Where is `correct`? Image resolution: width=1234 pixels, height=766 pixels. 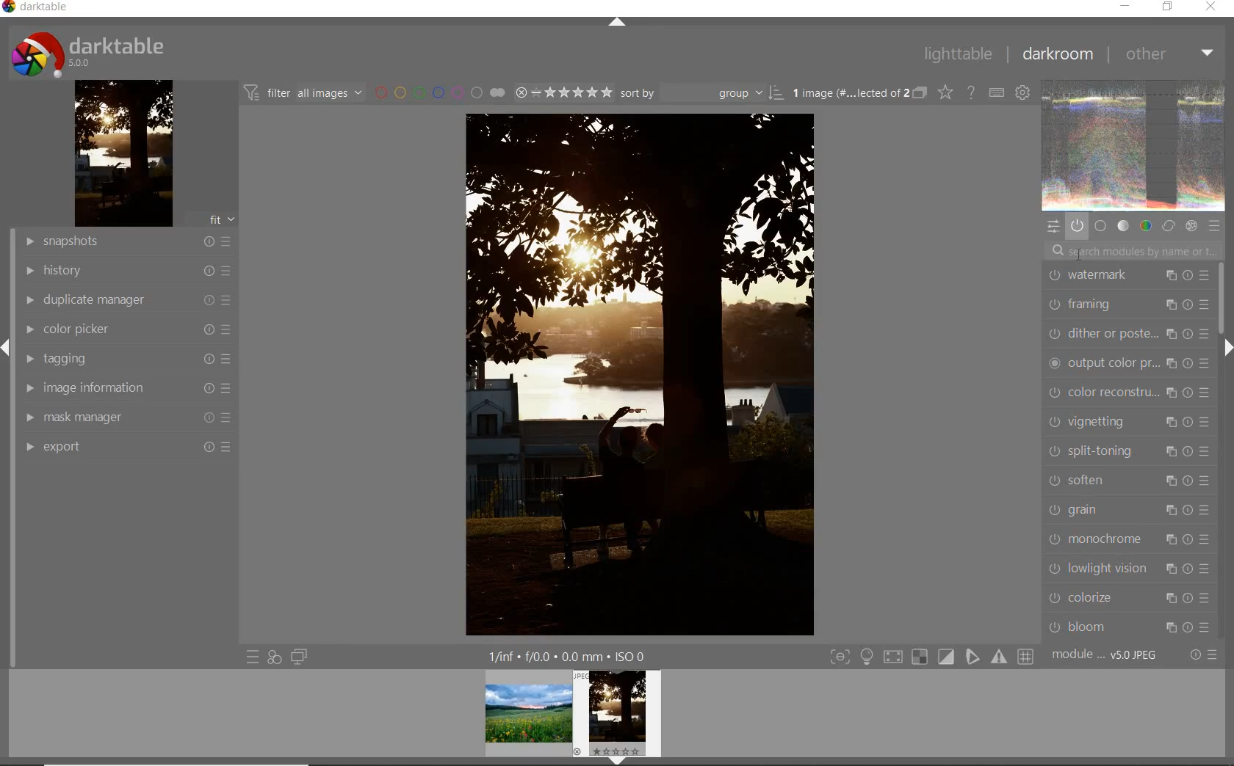
correct is located at coordinates (1168, 226).